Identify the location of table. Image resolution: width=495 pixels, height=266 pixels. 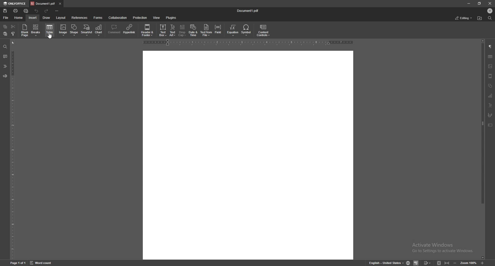
(491, 56).